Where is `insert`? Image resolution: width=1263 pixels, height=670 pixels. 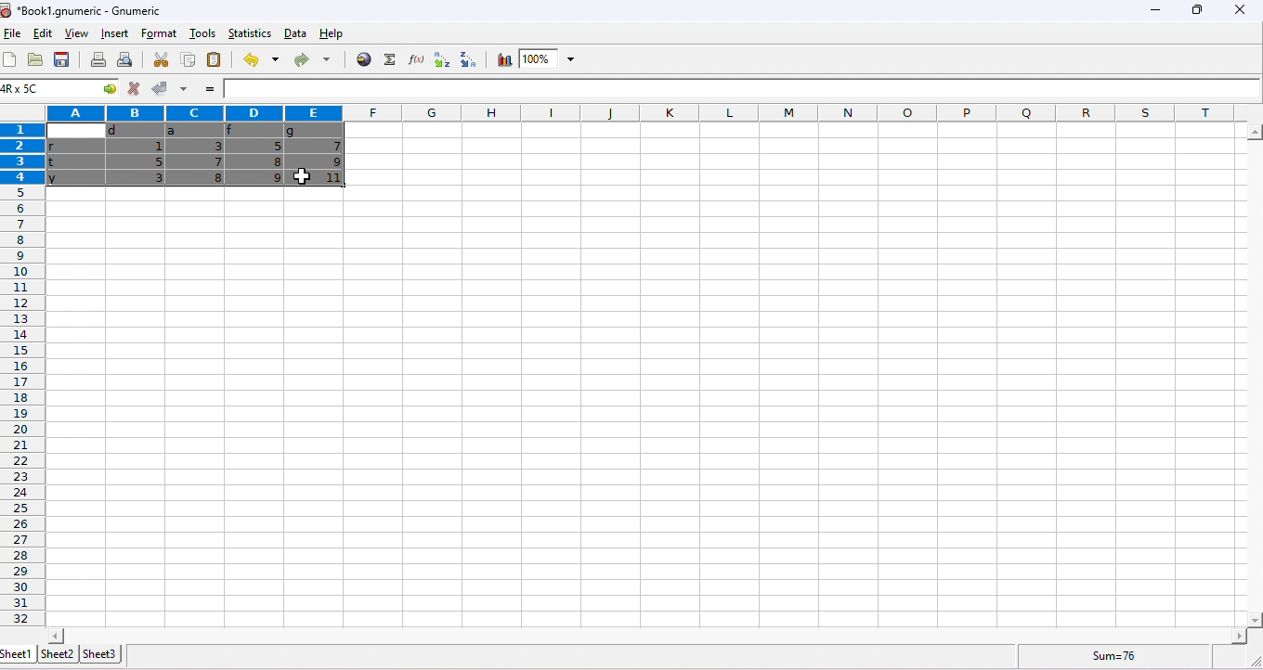
insert is located at coordinates (112, 33).